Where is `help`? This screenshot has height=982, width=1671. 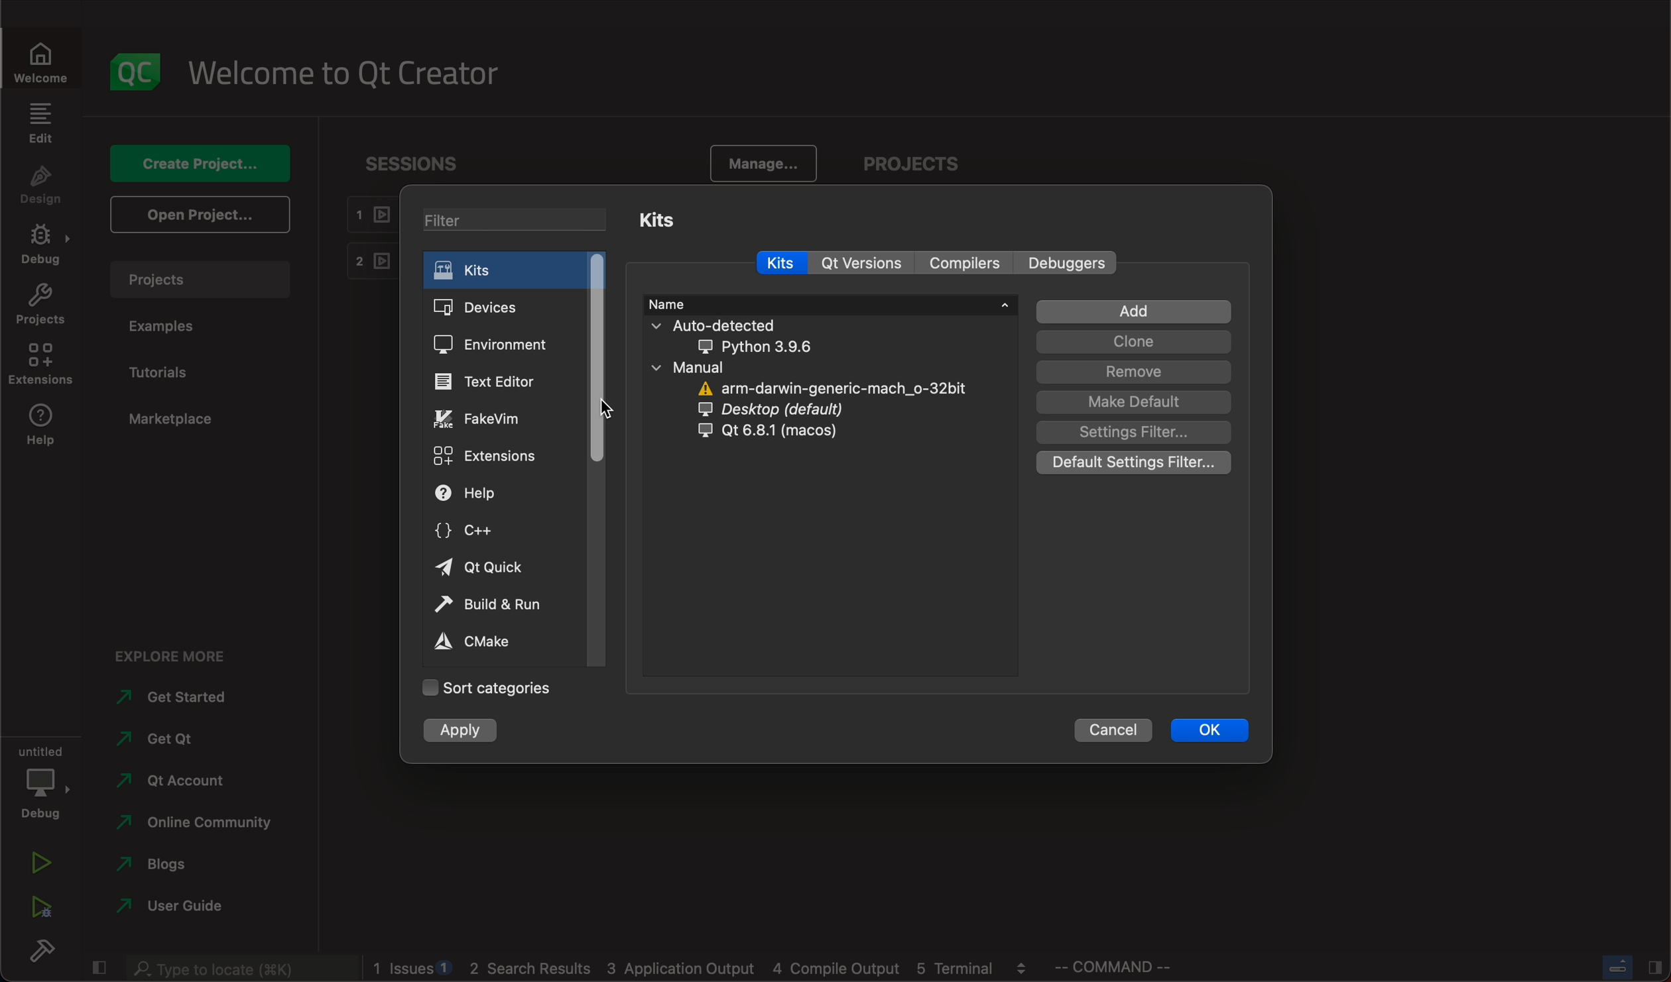
help is located at coordinates (39, 424).